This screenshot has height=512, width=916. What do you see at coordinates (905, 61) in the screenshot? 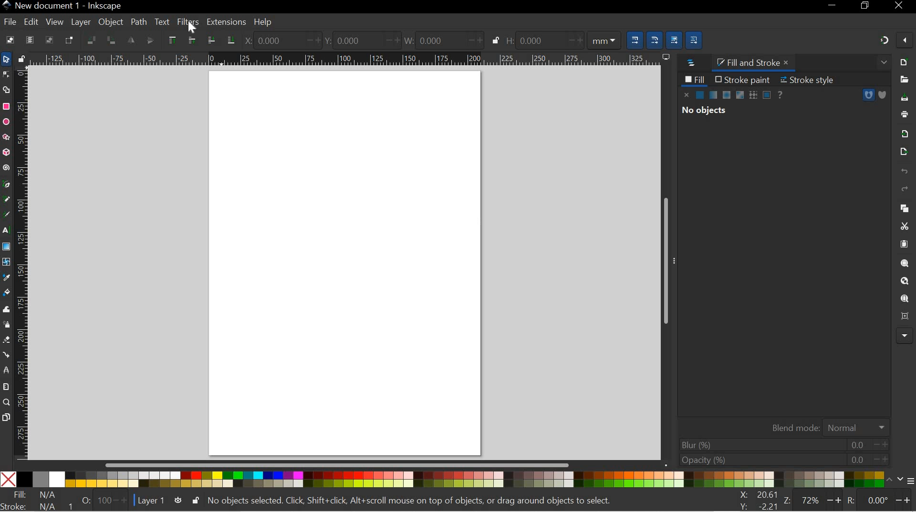
I see `NEW` at bounding box center [905, 61].